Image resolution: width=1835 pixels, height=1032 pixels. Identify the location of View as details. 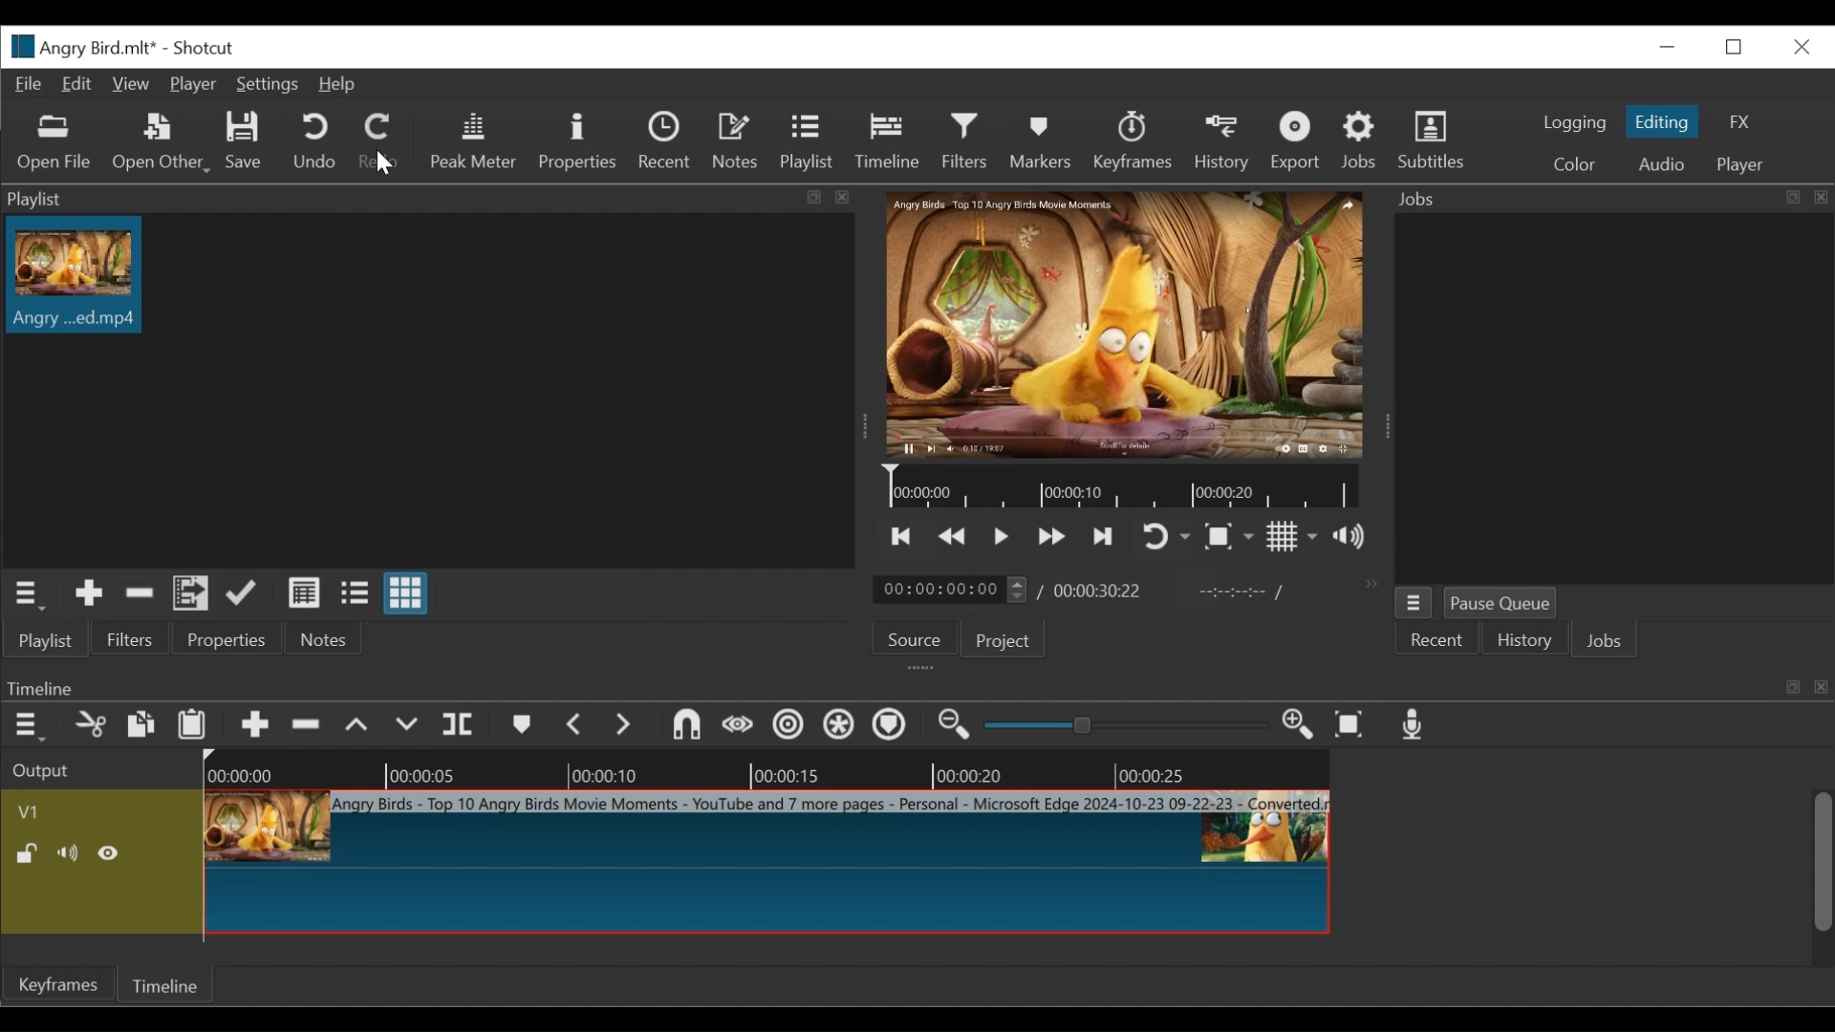
(305, 592).